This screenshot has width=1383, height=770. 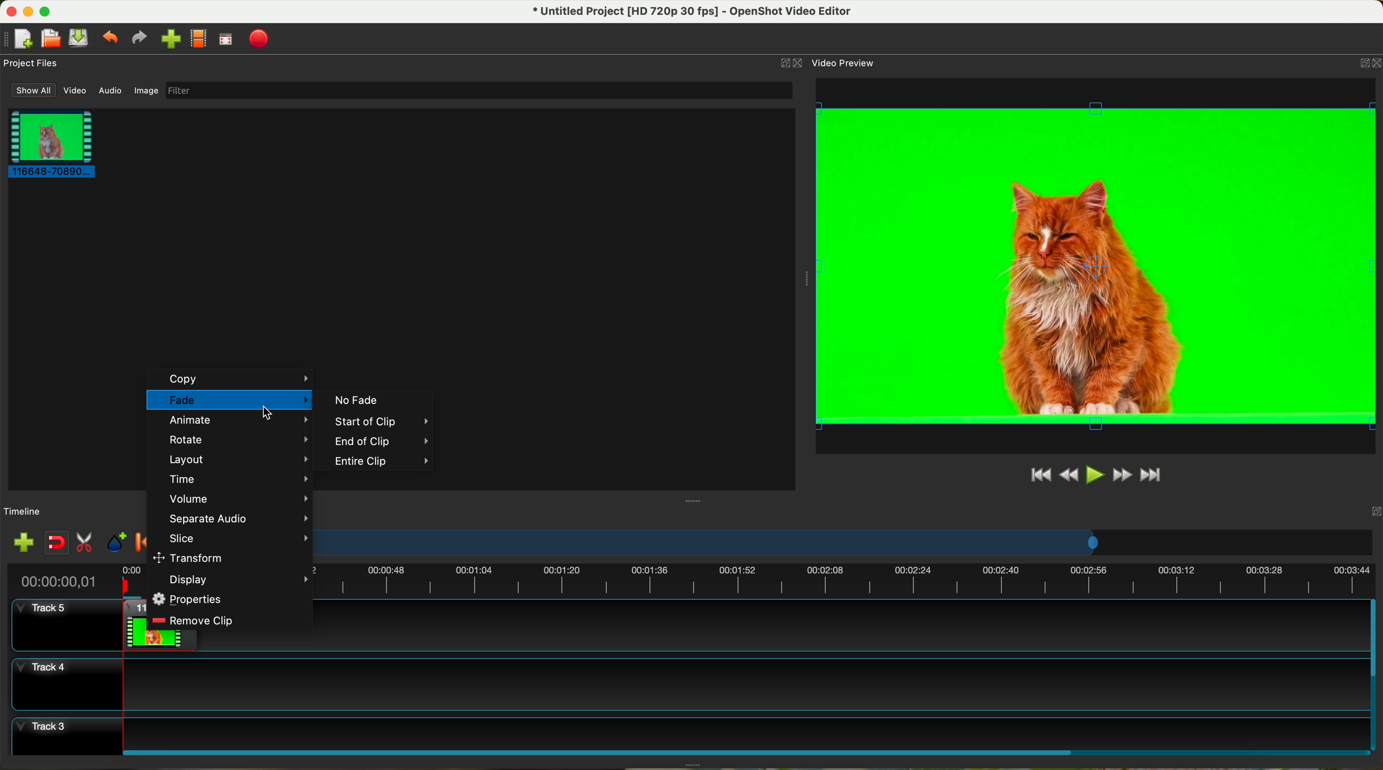 I want to click on previous marker, so click(x=141, y=542).